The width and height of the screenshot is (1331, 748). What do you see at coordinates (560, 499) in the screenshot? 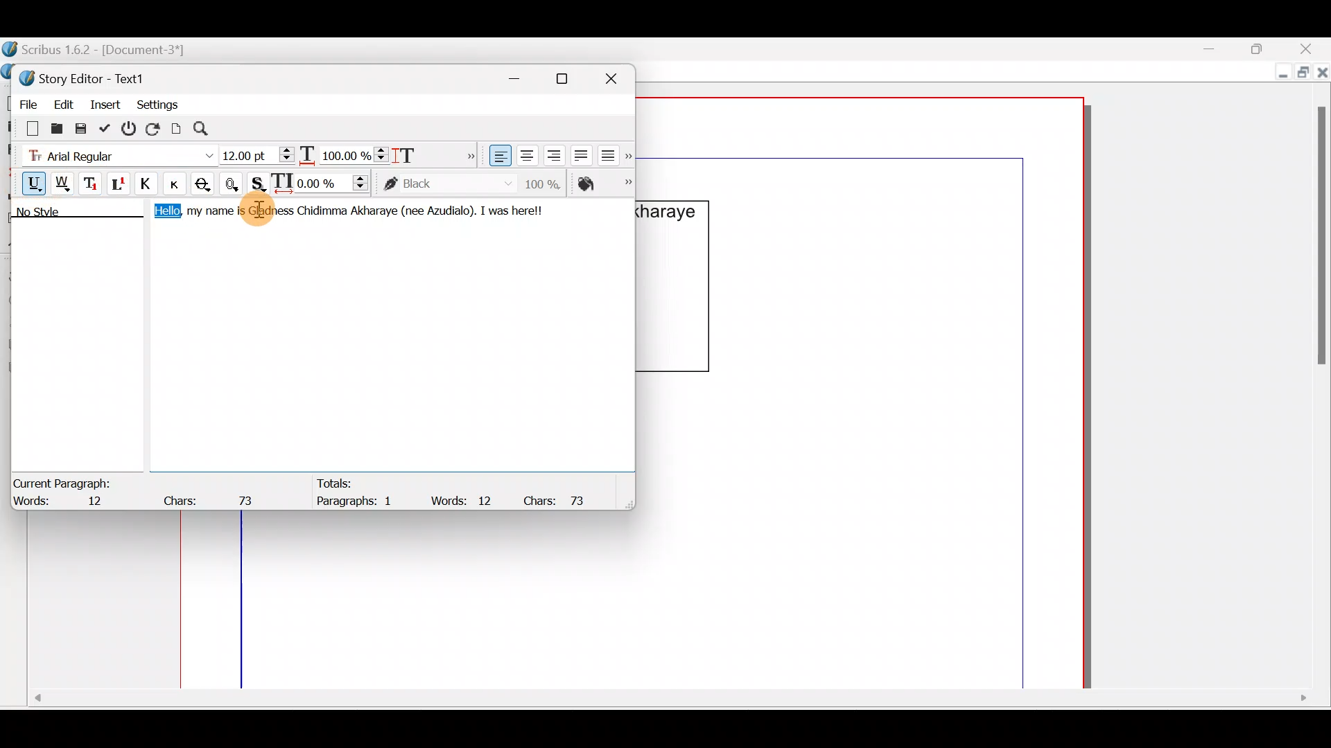
I see `Chars: 73` at bounding box center [560, 499].